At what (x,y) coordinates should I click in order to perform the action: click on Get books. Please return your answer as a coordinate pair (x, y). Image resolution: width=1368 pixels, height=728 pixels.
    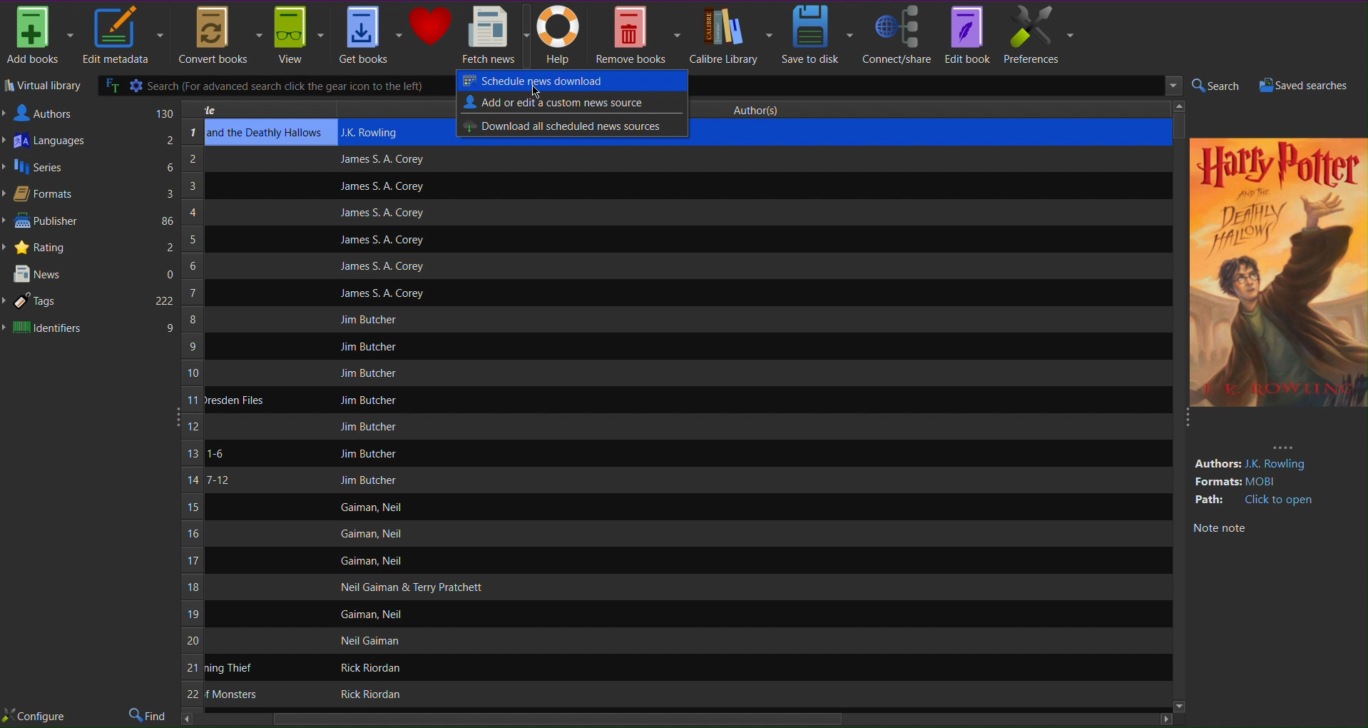
    Looking at the image, I should click on (370, 36).